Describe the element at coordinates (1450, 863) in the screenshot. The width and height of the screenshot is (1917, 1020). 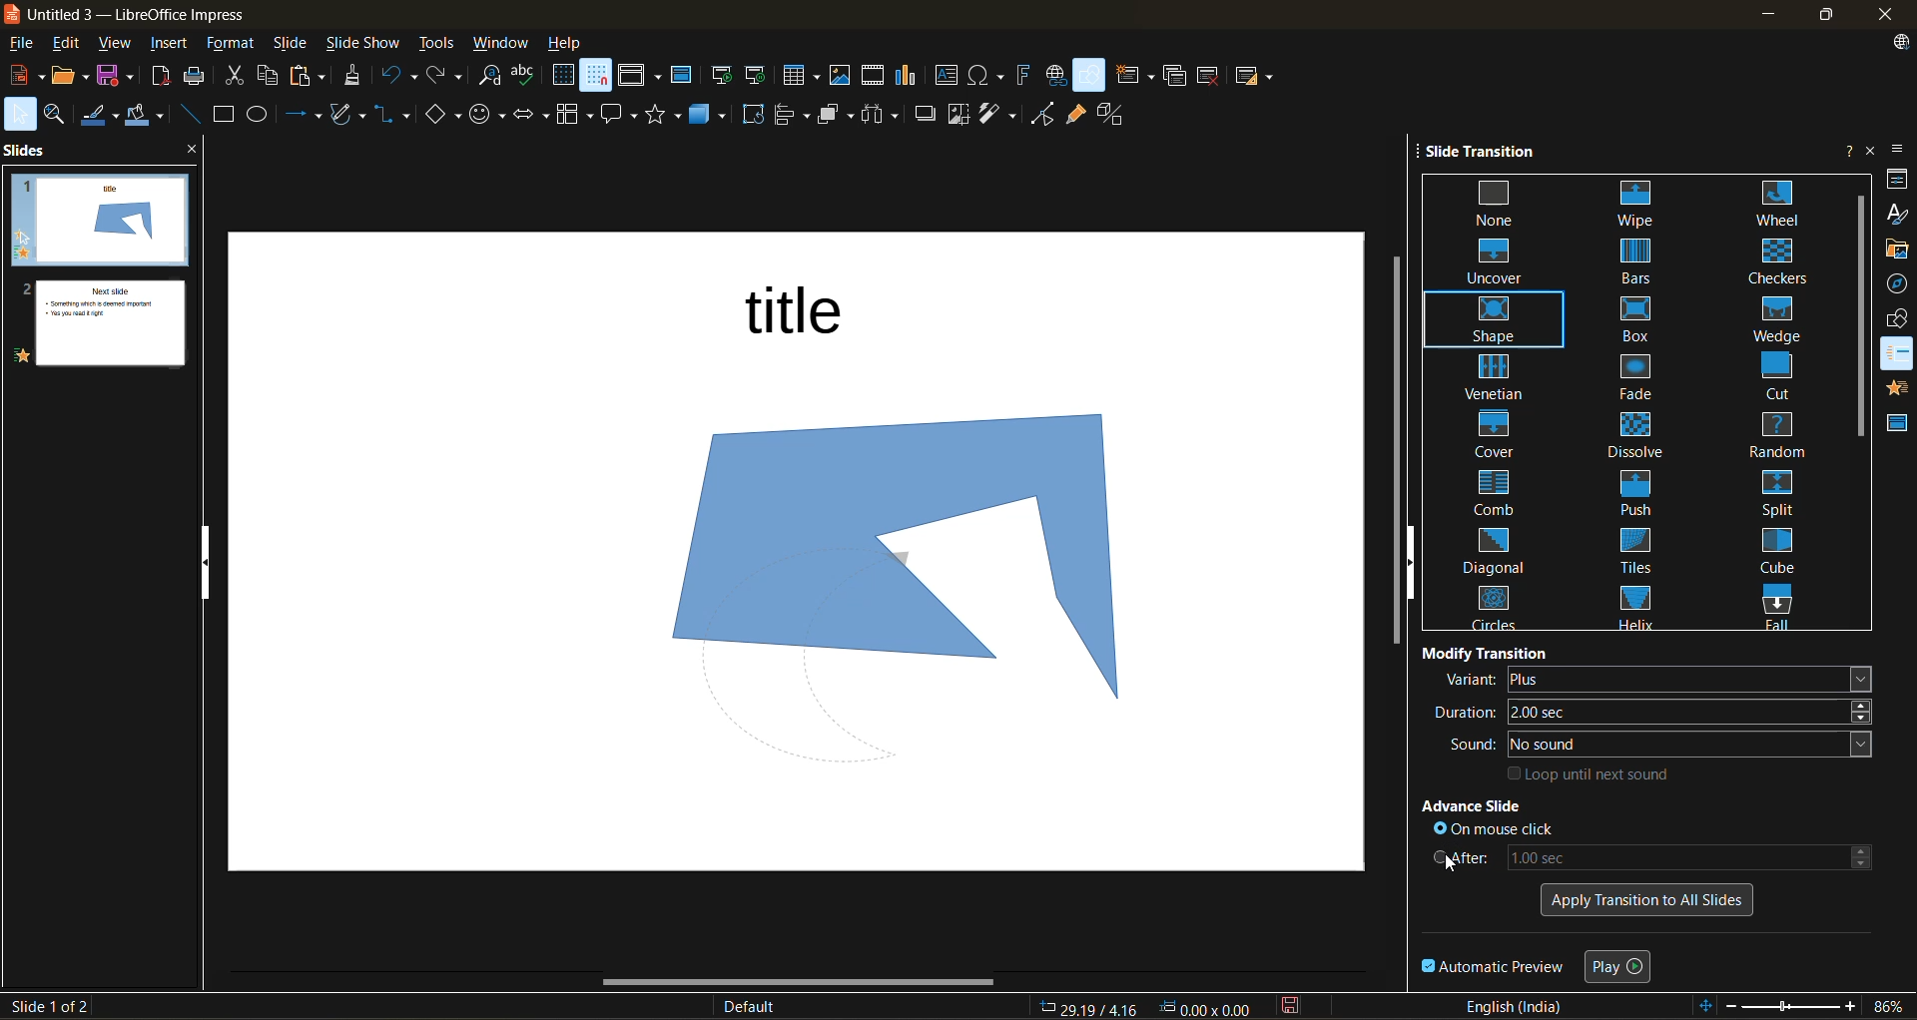
I see `cursor` at that location.